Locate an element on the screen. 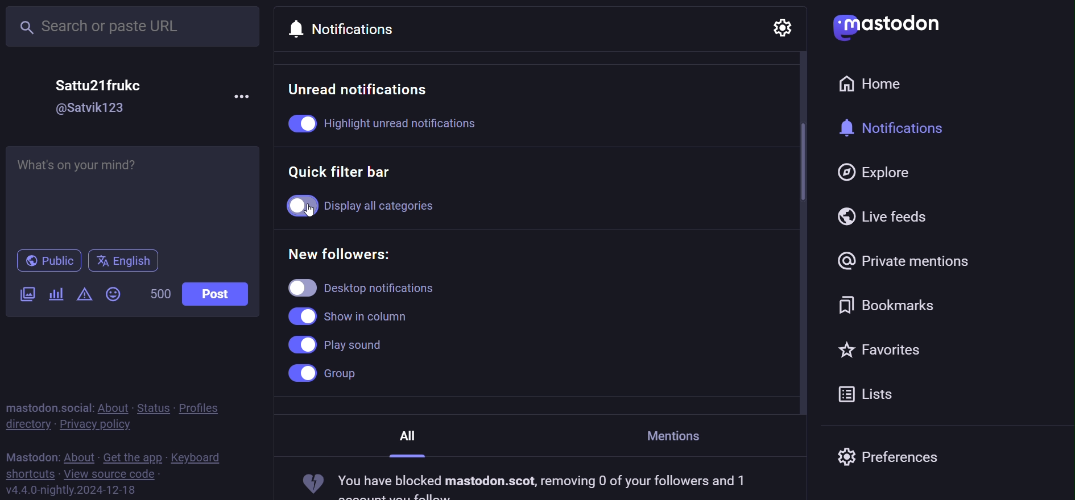  more is located at coordinates (244, 95).